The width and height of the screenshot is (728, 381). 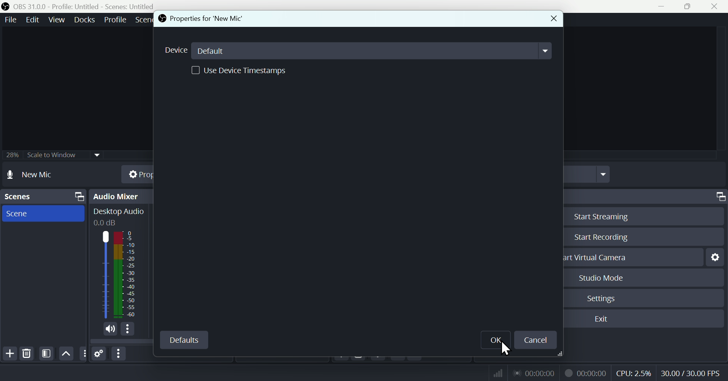 I want to click on Add, so click(x=9, y=354).